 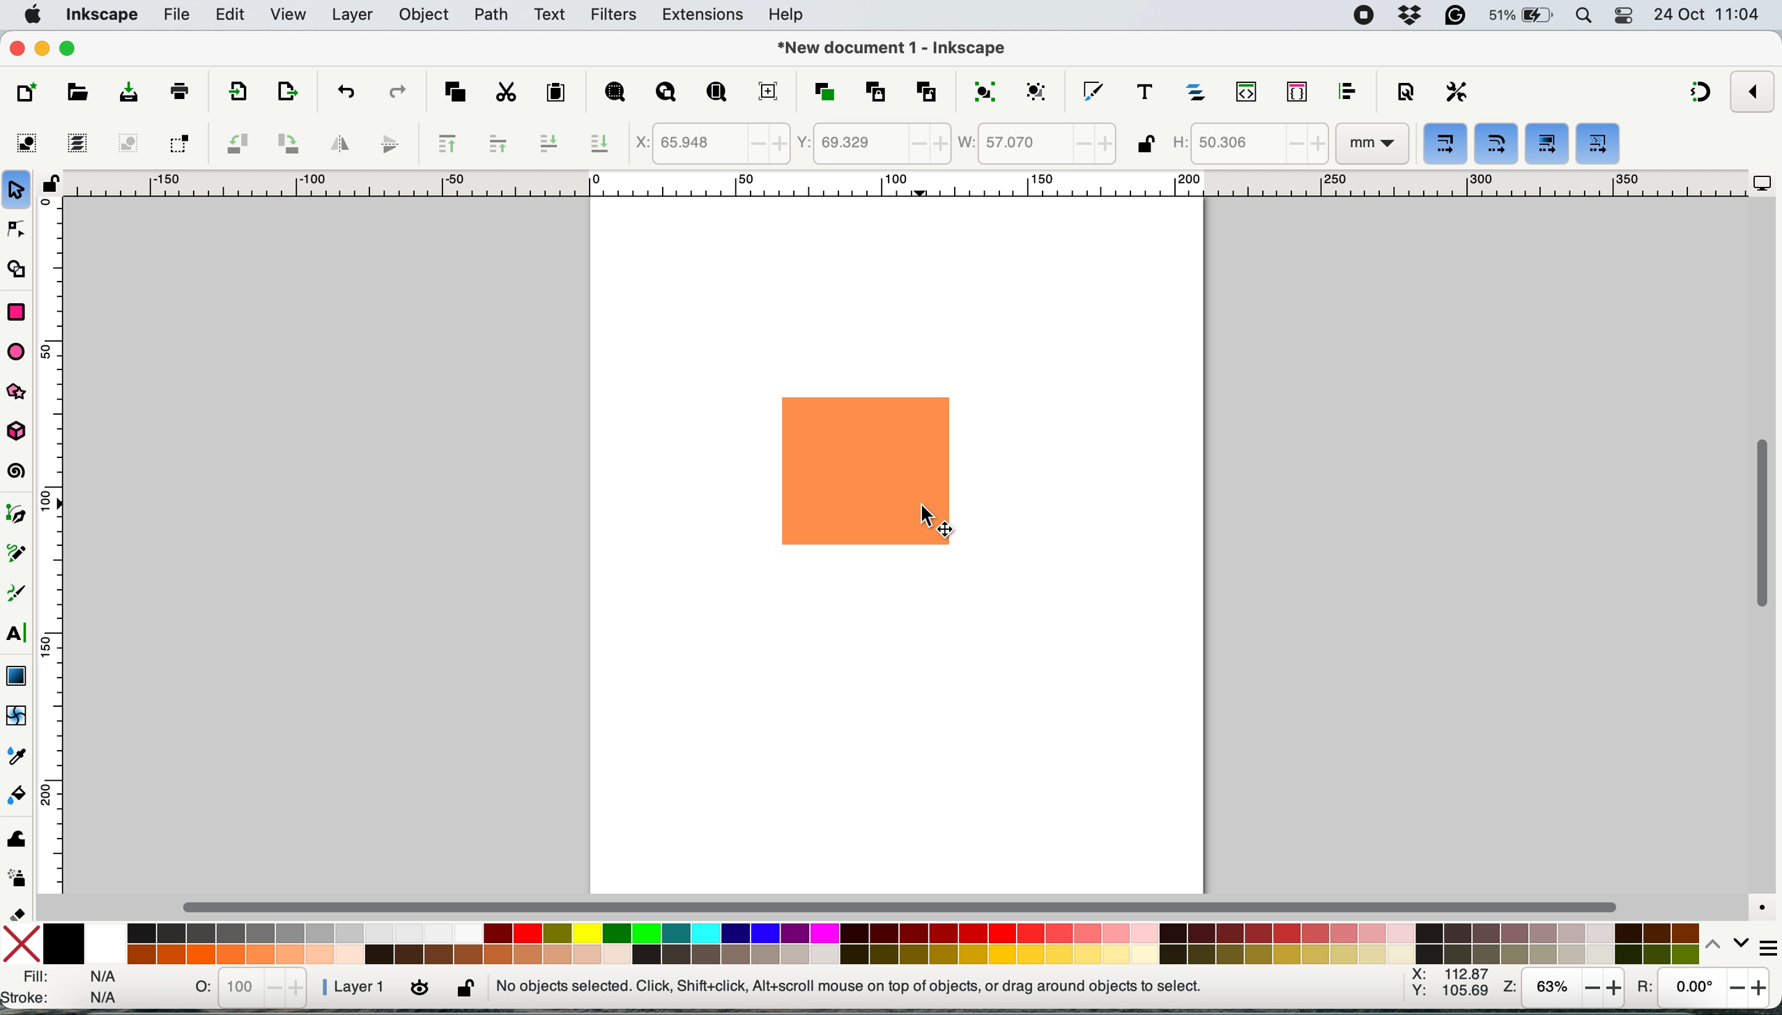 What do you see at coordinates (936, 519) in the screenshot?
I see `cursor` at bounding box center [936, 519].